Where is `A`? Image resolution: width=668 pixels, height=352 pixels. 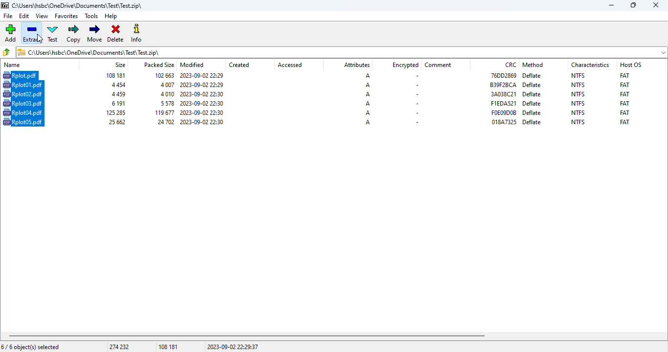
A is located at coordinates (368, 112).